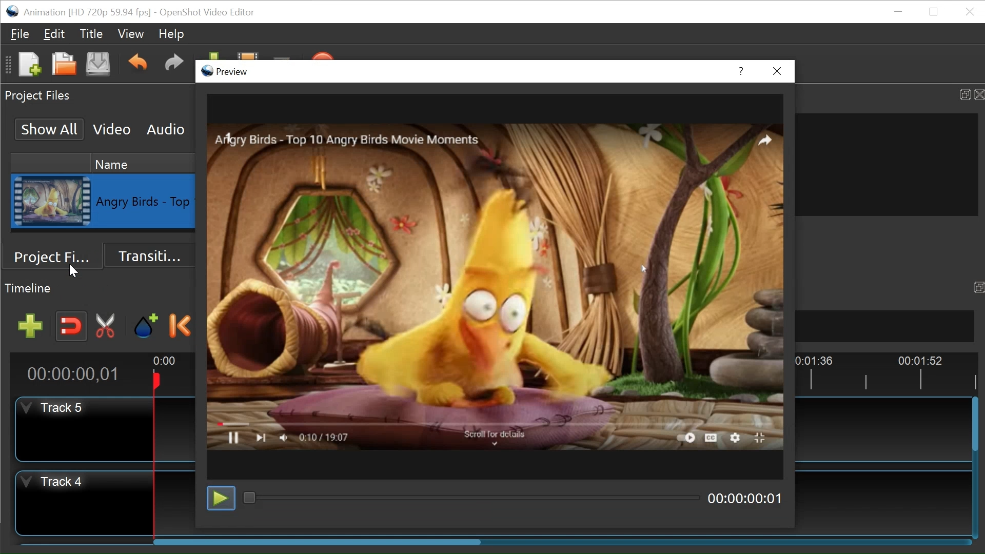 Image resolution: width=985 pixels, height=554 pixels. I want to click on Restore, so click(933, 11).